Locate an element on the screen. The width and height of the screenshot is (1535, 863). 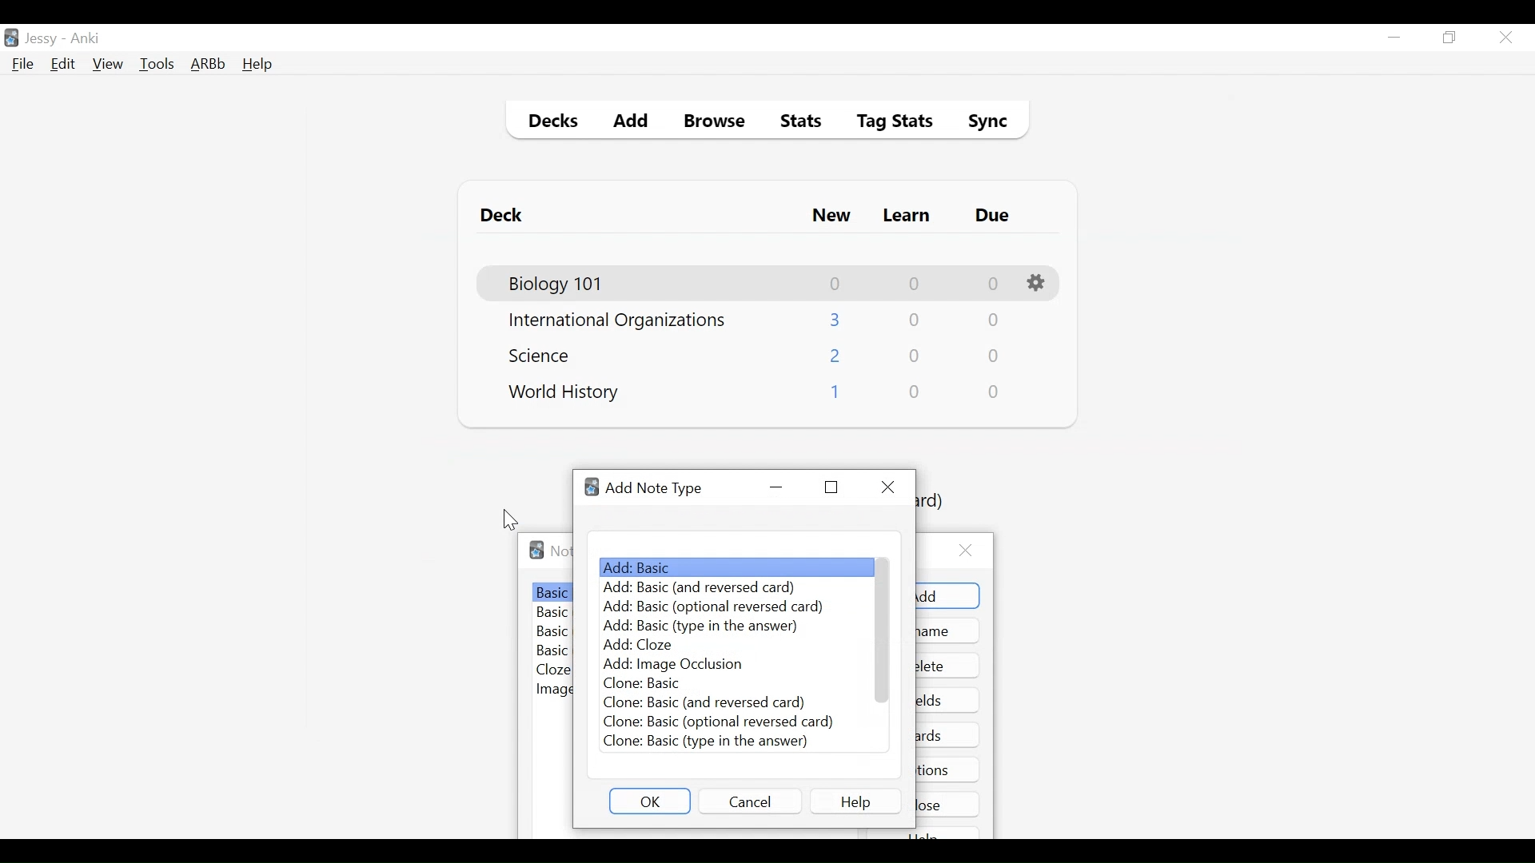
Cloze (number of notes) is located at coordinates (554, 670).